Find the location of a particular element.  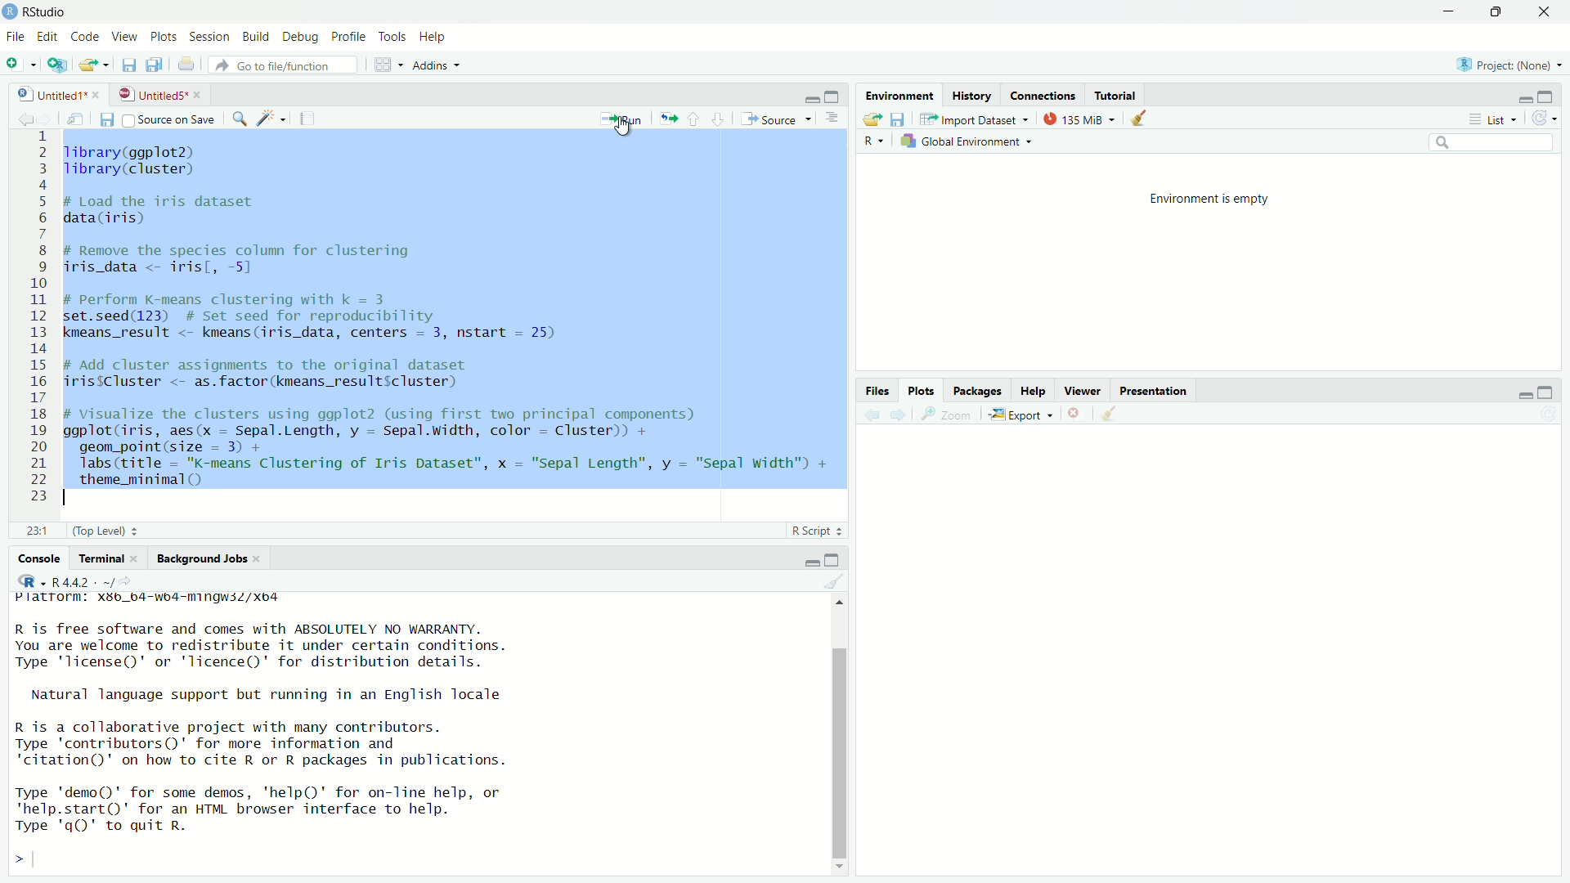

view a larger version of the plot in new window is located at coordinates (949, 415).